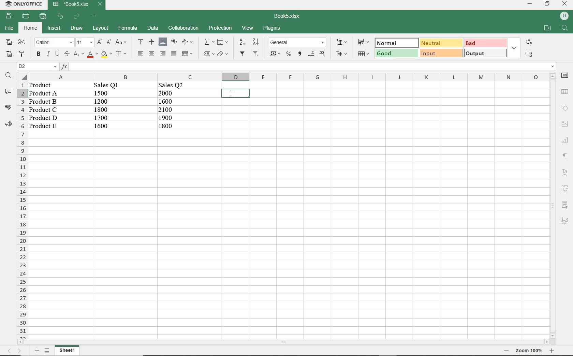  What do you see at coordinates (309, 67) in the screenshot?
I see `input functions` at bounding box center [309, 67].